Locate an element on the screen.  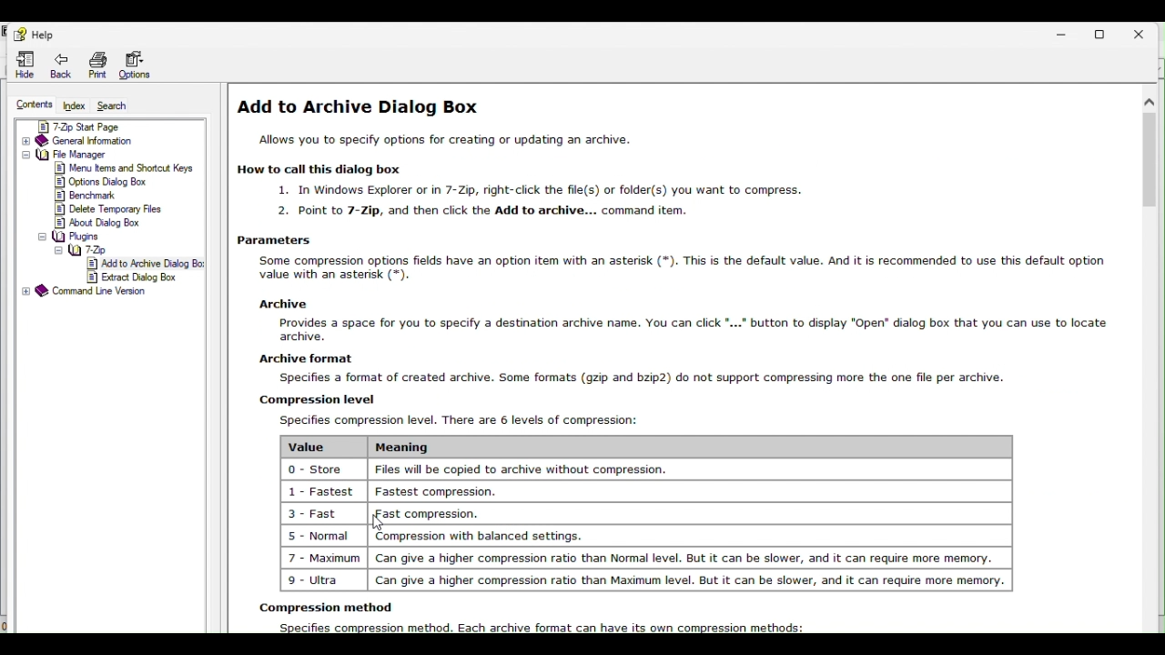
Command line version  is located at coordinates (95, 291).